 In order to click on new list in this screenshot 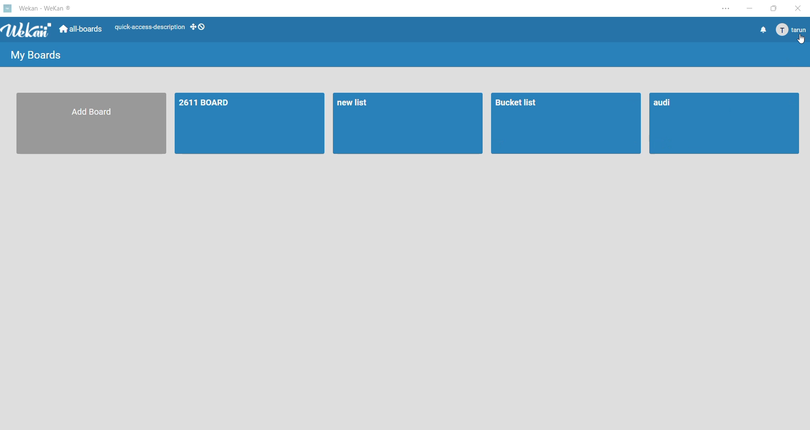, I will do `click(407, 122)`.